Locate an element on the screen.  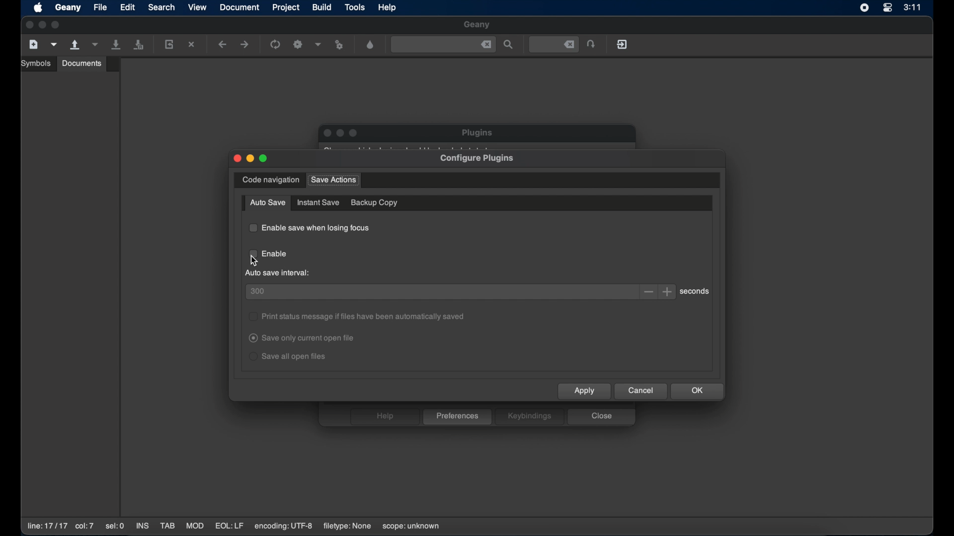
jump to the entered file is located at coordinates (554, 45).